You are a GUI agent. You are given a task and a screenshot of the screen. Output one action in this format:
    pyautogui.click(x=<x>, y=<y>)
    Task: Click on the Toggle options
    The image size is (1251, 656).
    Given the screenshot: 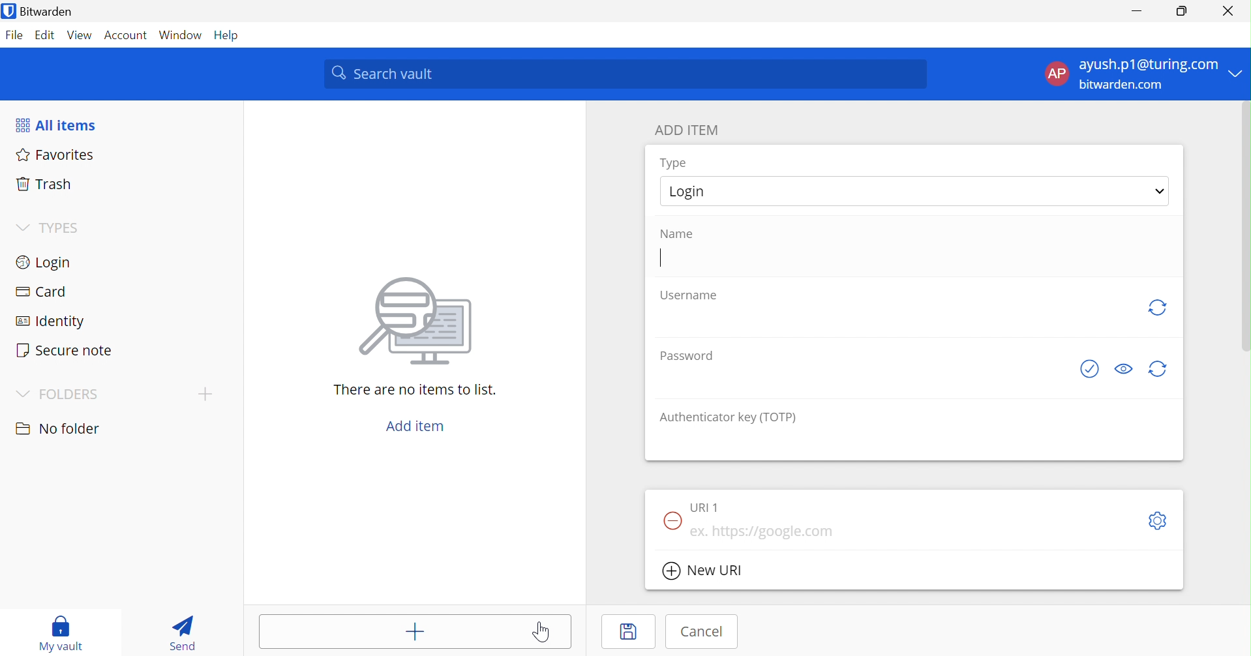 What is the action you would take?
    pyautogui.click(x=1159, y=520)
    